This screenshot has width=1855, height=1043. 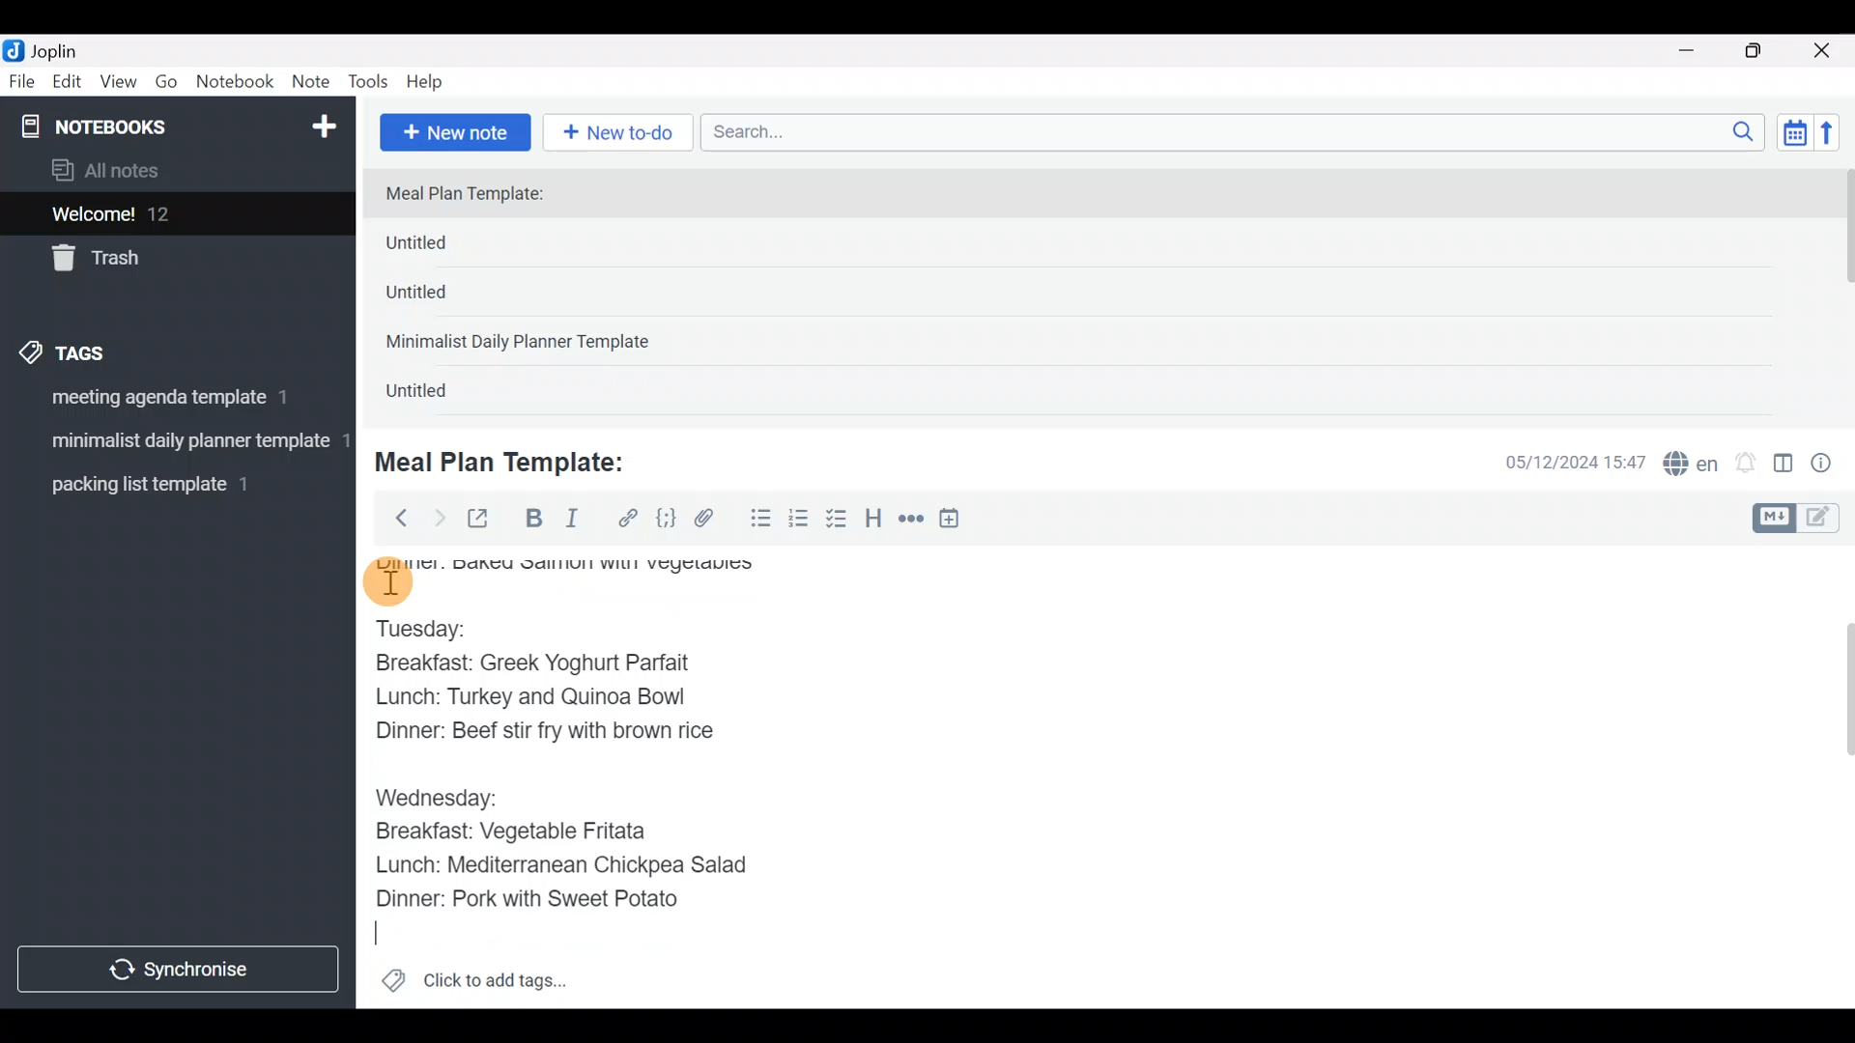 I want to click on Horizontal rule, so click(x=911, y=521).